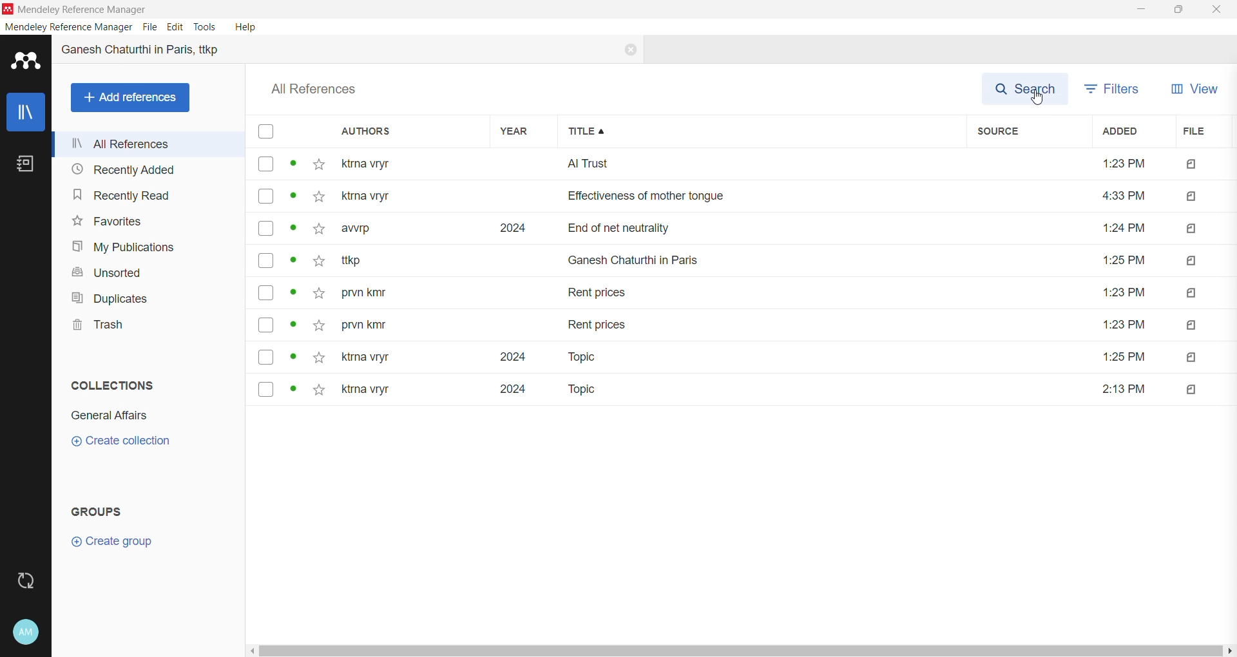  What do you see at coordinates (122, 169) in the screenshot?
I see `Recently Added` at bounding box center [122, 169].